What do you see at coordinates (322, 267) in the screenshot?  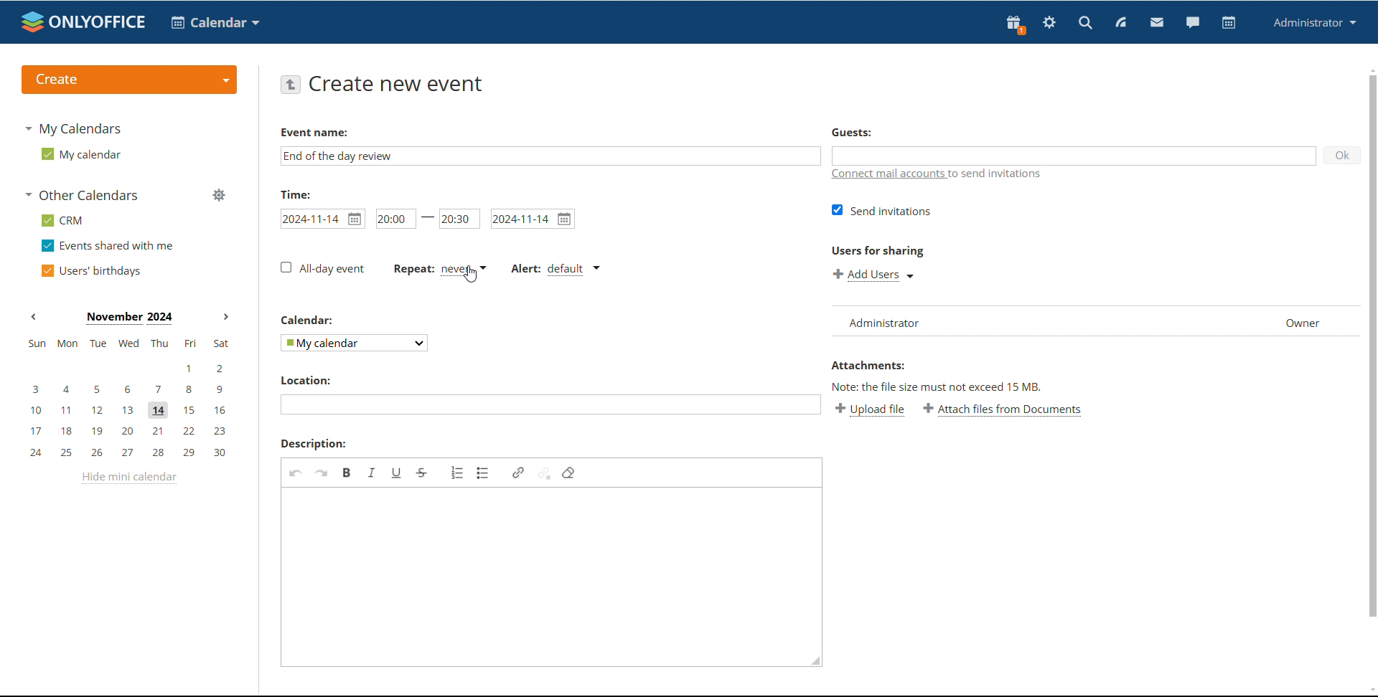 I see `all-day event unticked` at bounding box center [322, 267].